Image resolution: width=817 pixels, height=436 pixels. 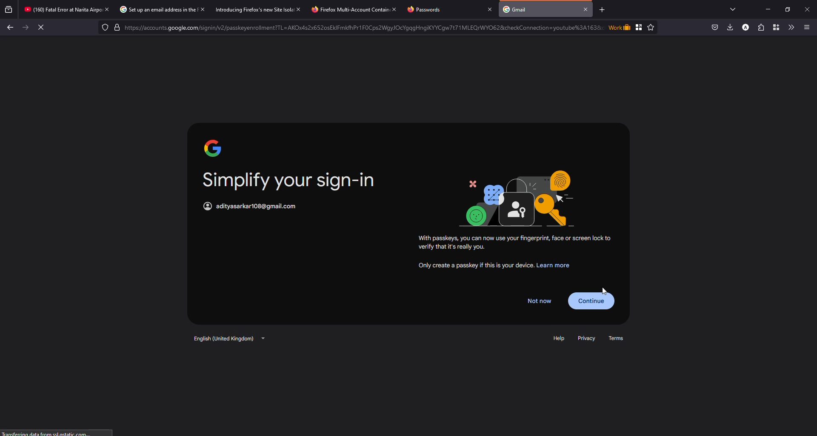 What do you see at coordinates (41, 26) in the screenshot?
I see `Refresh` at bounding box center [41, 26].